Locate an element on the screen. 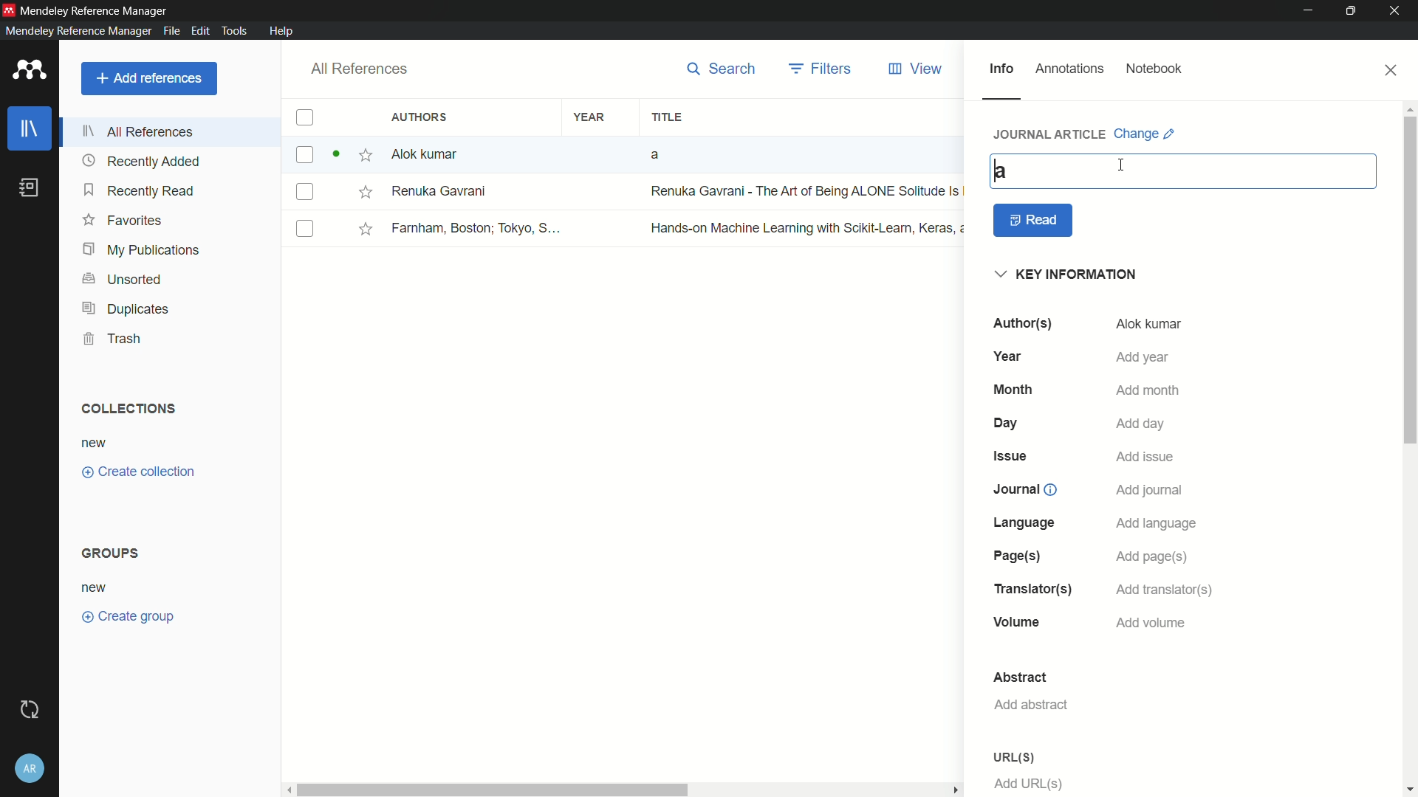 Image resolution: width=1418 pixels, height=797 pixels. trash is located at coordinates (114, 338).